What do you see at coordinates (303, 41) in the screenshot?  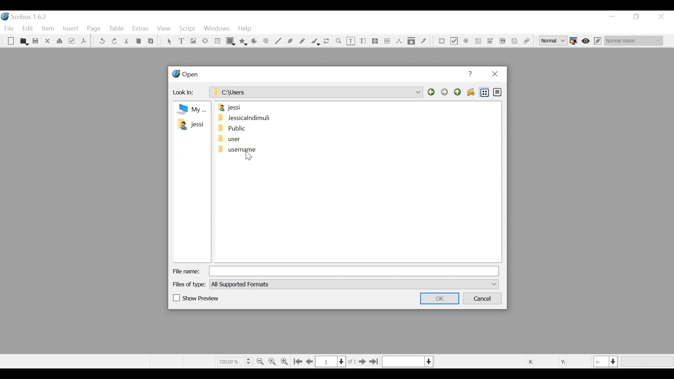 I see `Freehand line` at bounding box center [303, 41].